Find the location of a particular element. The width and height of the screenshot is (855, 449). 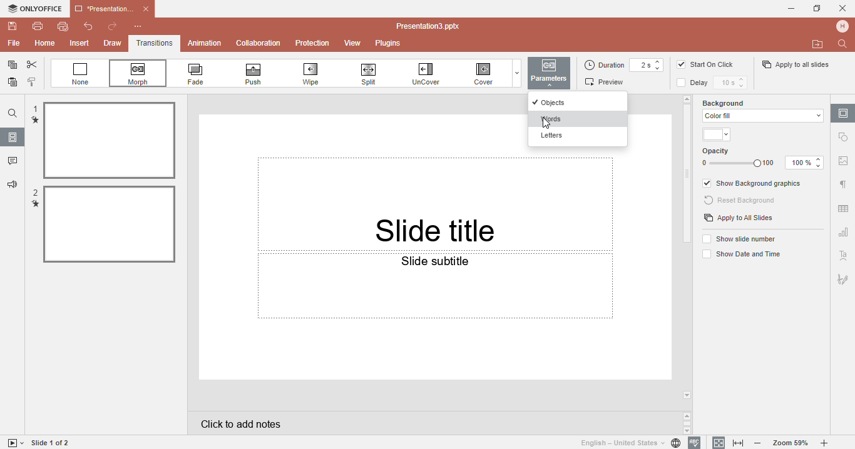

Themes color is located at coordinates (718, 135).